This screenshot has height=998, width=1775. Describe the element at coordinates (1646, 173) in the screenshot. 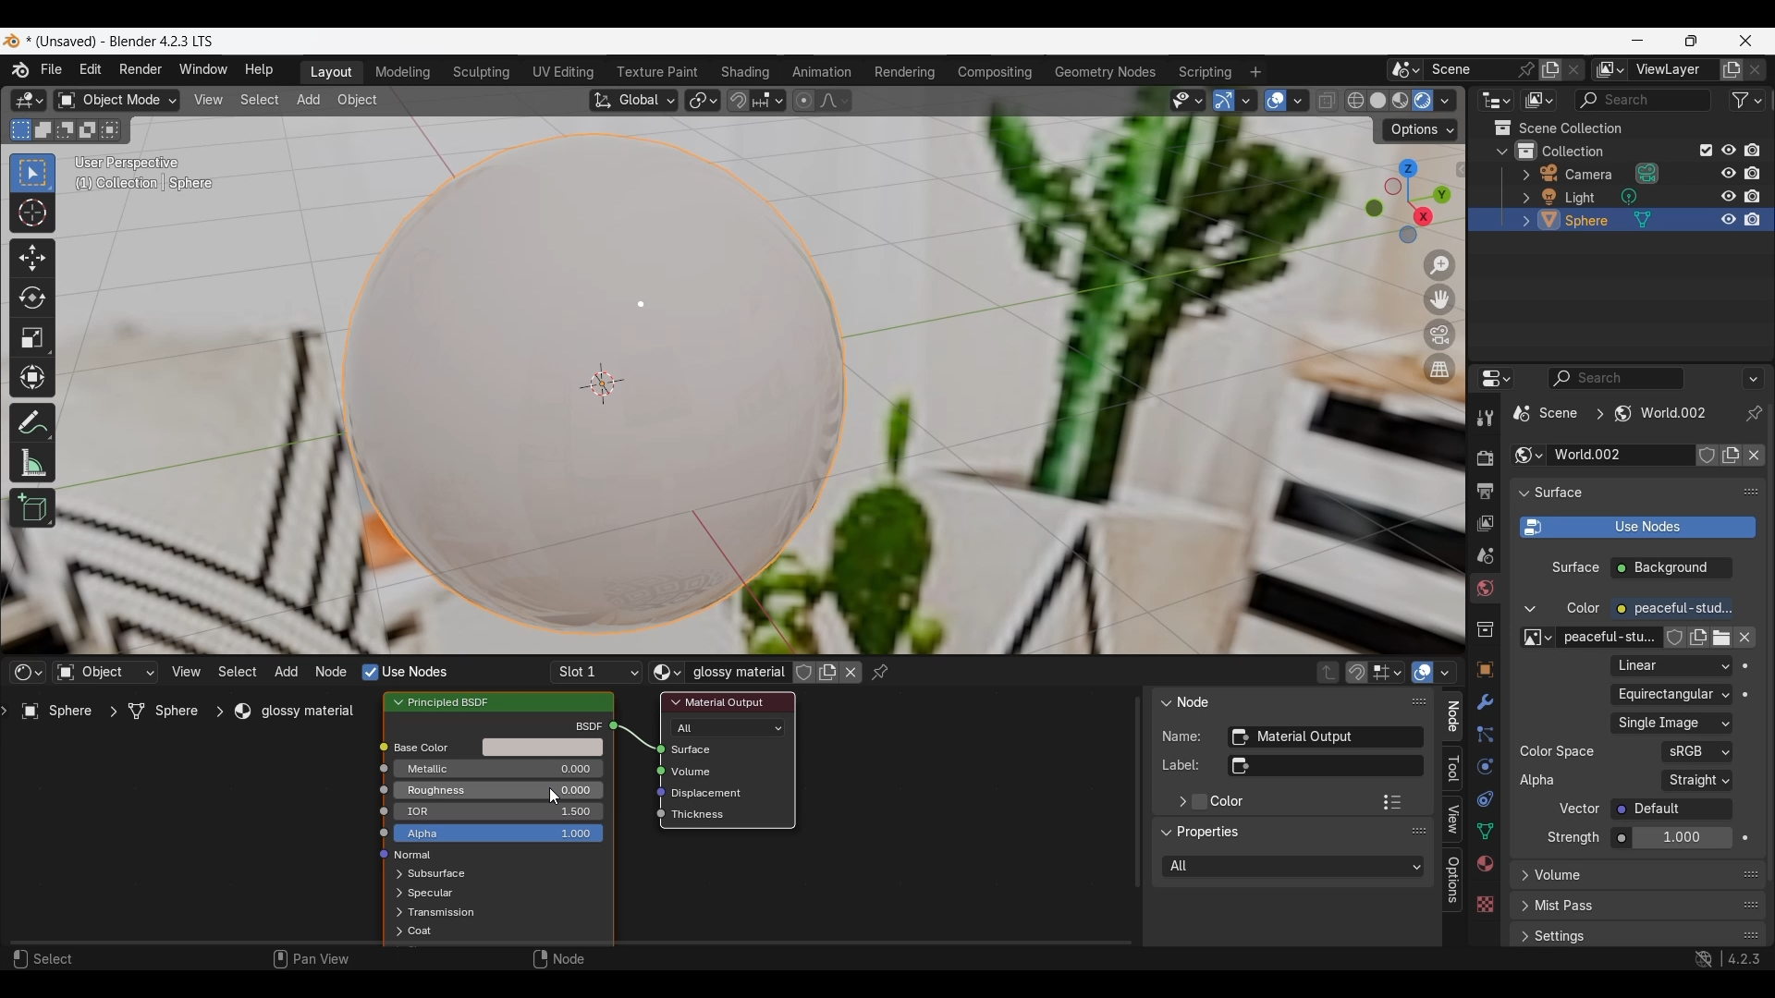

I see `Browse camera data` at that location.